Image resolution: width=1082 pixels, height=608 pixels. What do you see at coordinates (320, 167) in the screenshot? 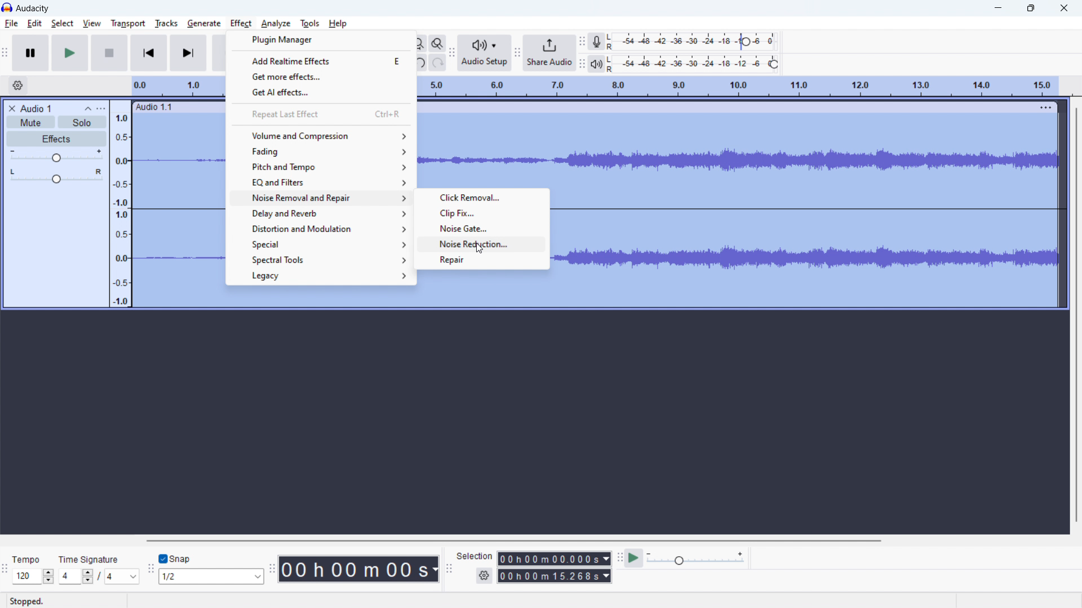
I see `pitch and tempo` at bounding box center [320, 167].